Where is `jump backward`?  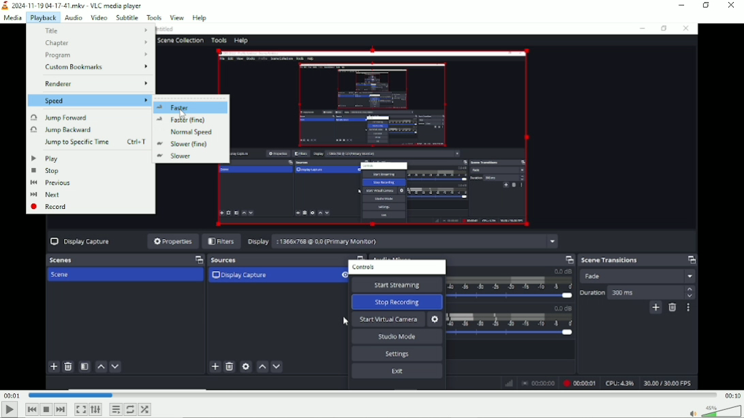 jump backward is located at coordinates (87, 130).